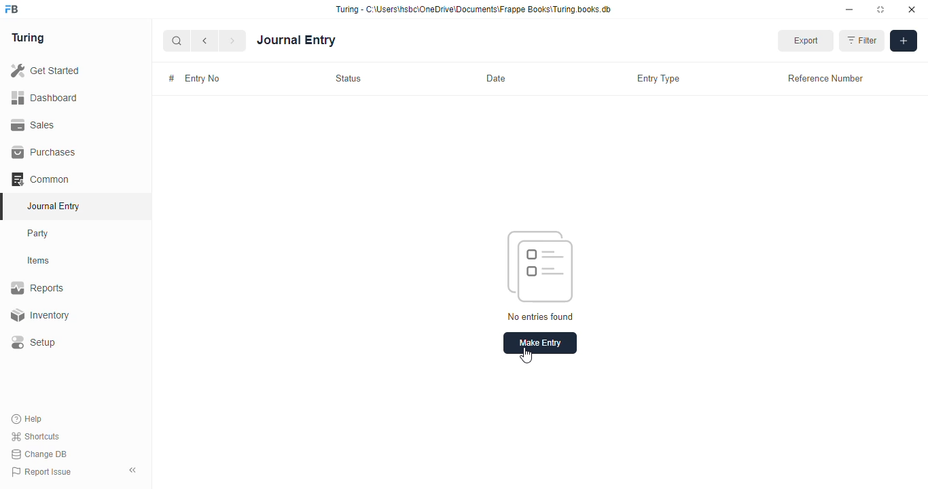 The width and height of the screenshot is (928, 489). Describe the element at coordinates (203, 79) in the screenshot. I see `entry no` at that location.